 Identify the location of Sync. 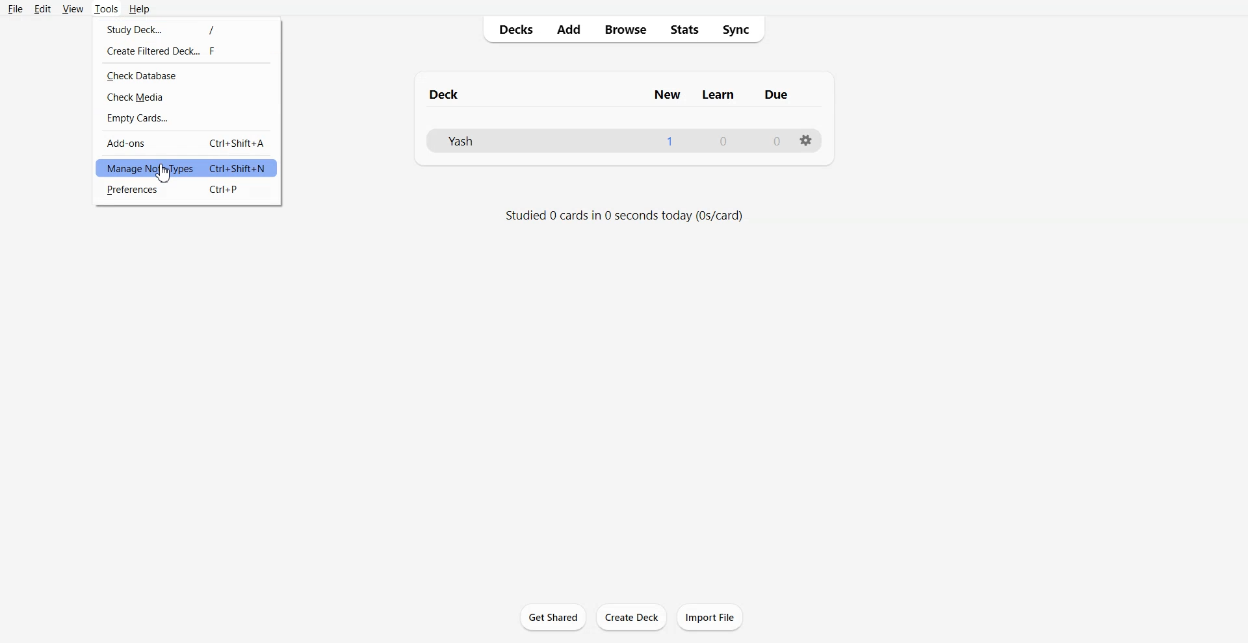
(740, 29).